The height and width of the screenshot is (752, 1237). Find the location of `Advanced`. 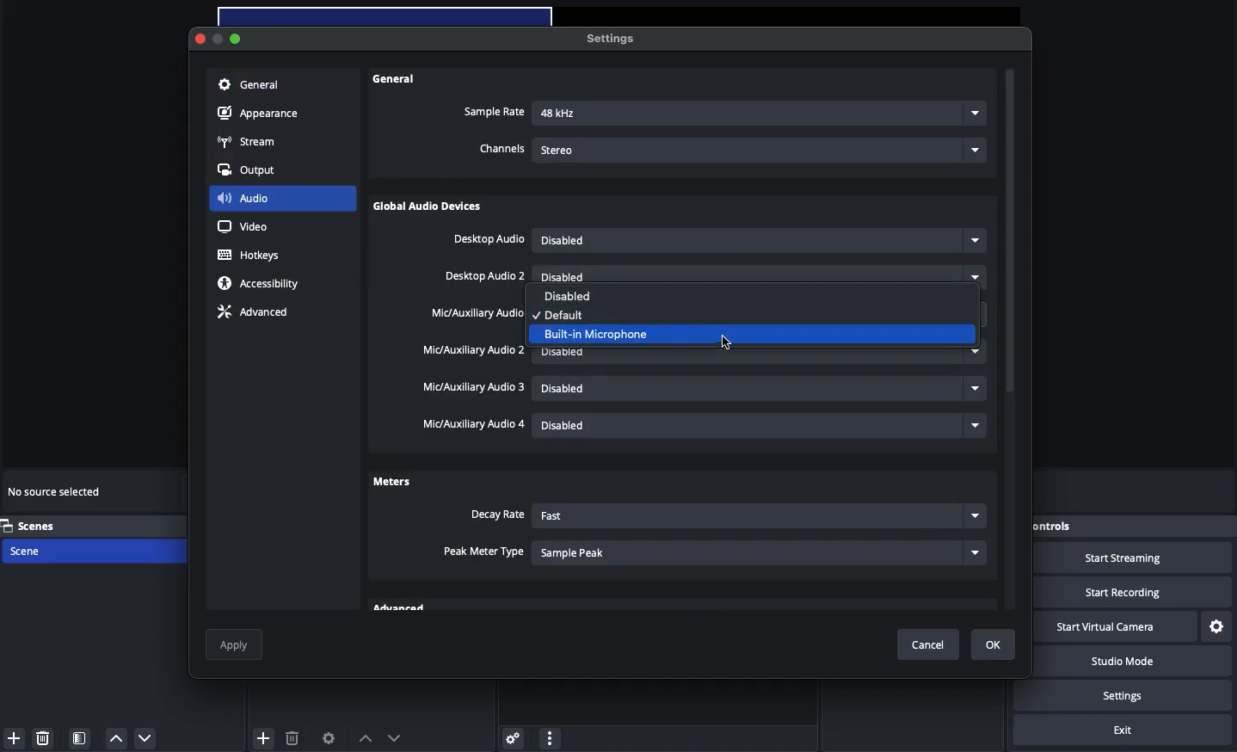

Advanced is located at coordinates (251, 314).